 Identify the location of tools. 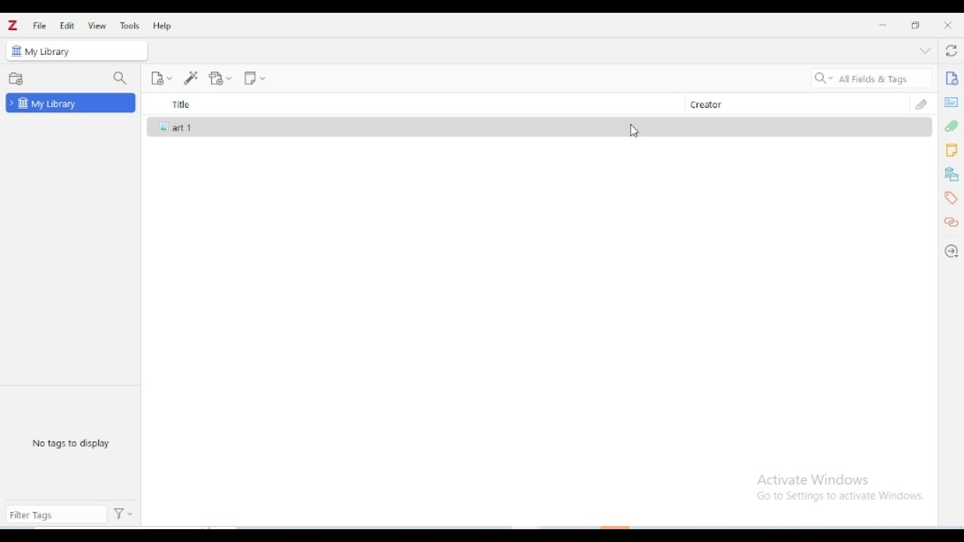
(130, 25).